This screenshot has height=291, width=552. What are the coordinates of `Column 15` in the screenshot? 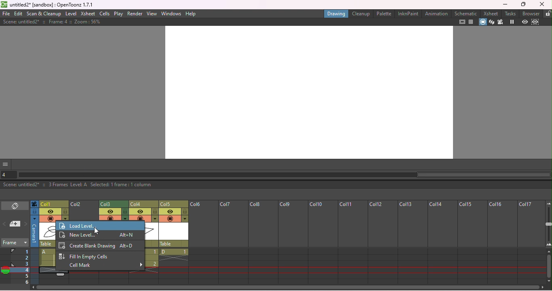 It's located at (471, 242).